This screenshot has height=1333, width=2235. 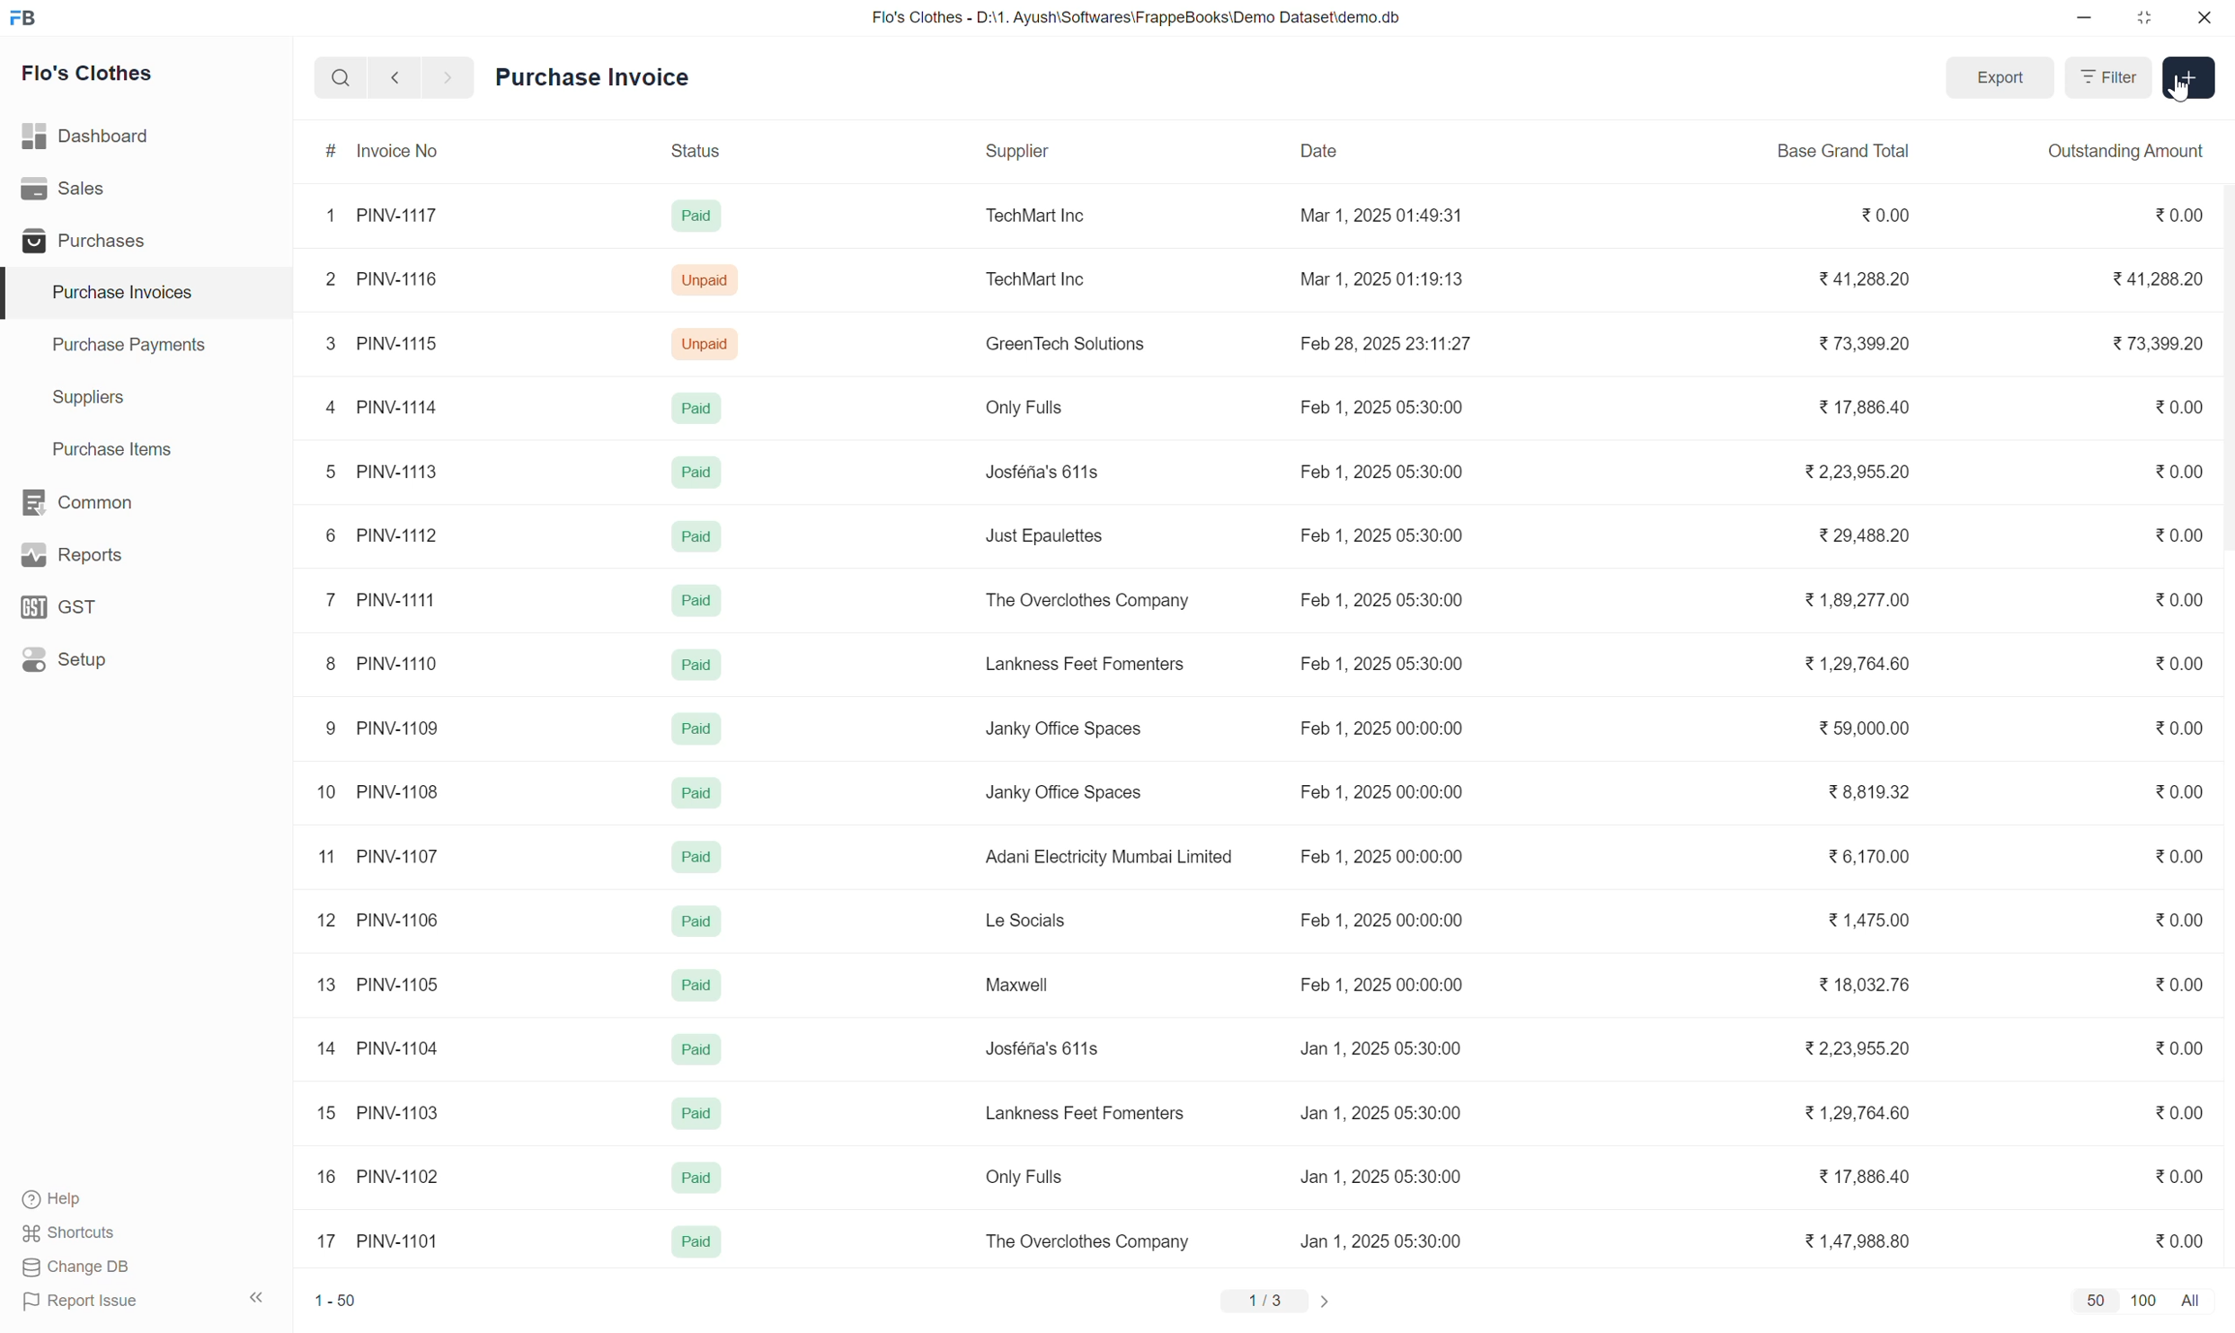 I want to click on Jan 1, 2025 05:30:00, so click(x=1383, y=1176).